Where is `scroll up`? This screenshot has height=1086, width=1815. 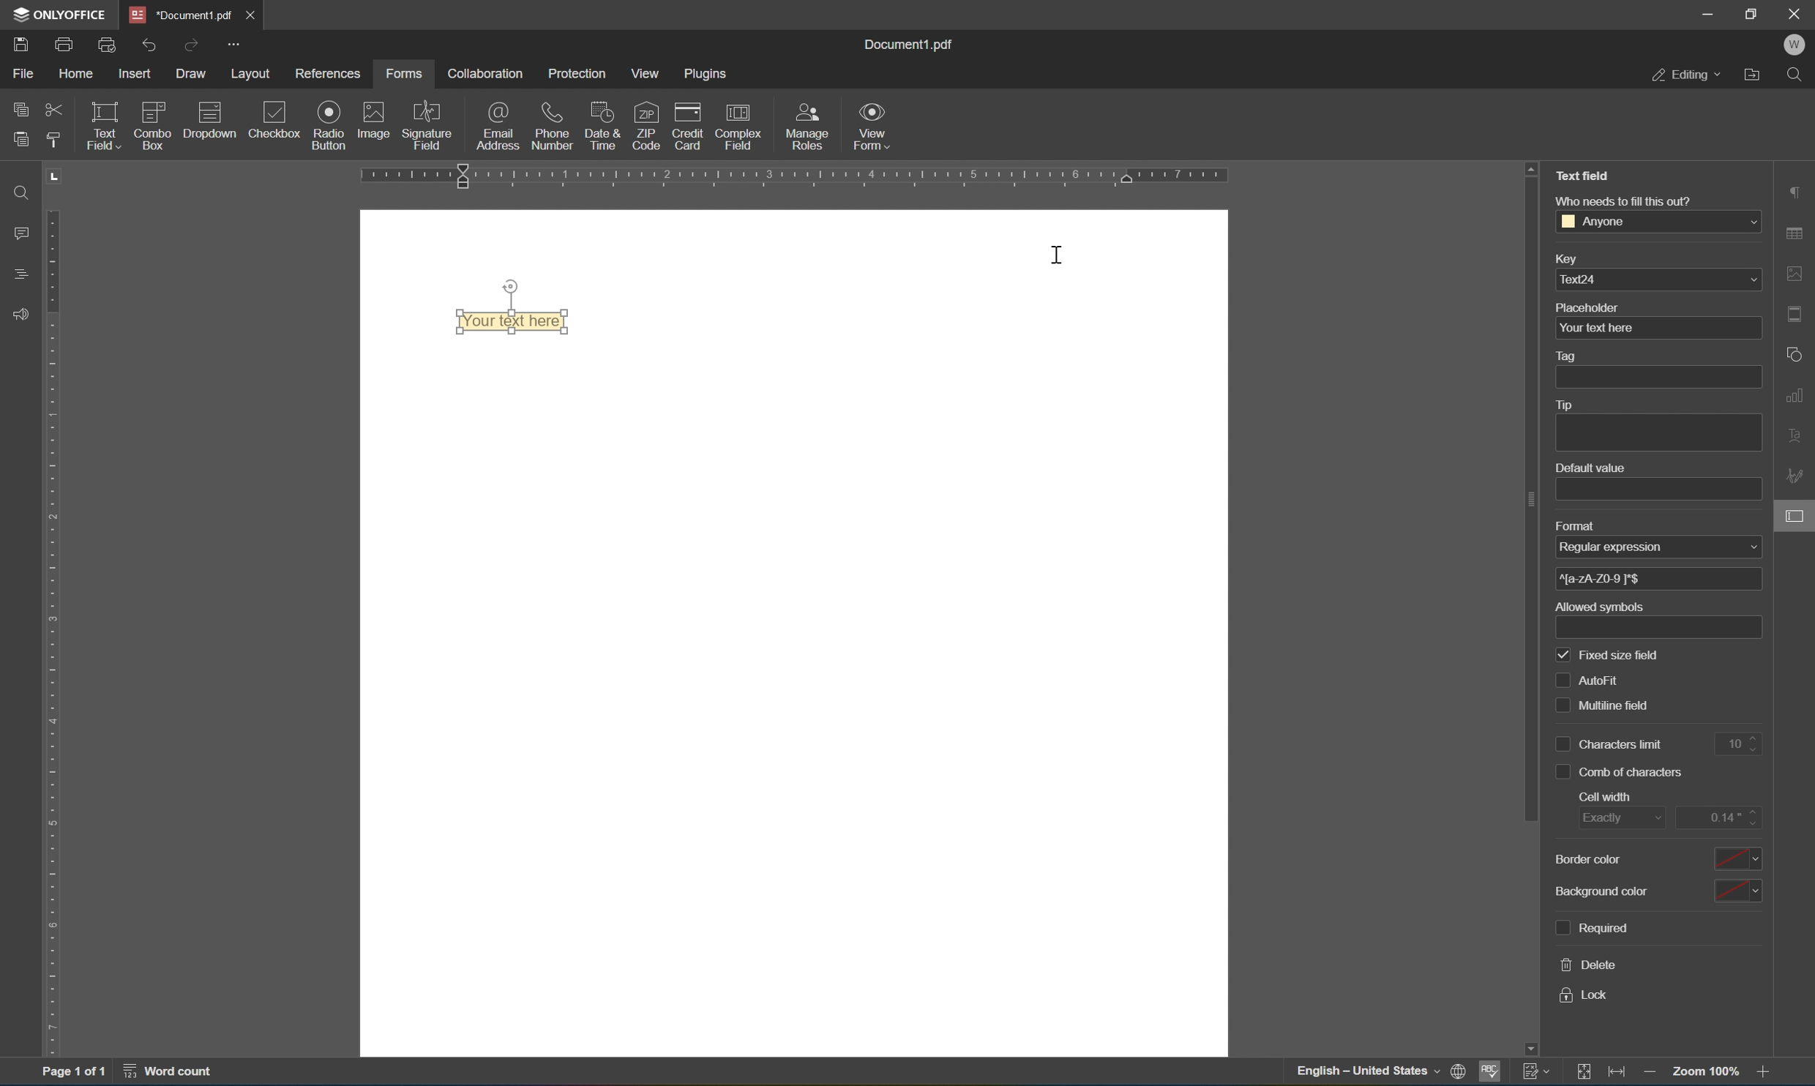
scroll up is located at coordinates (1531, 167).